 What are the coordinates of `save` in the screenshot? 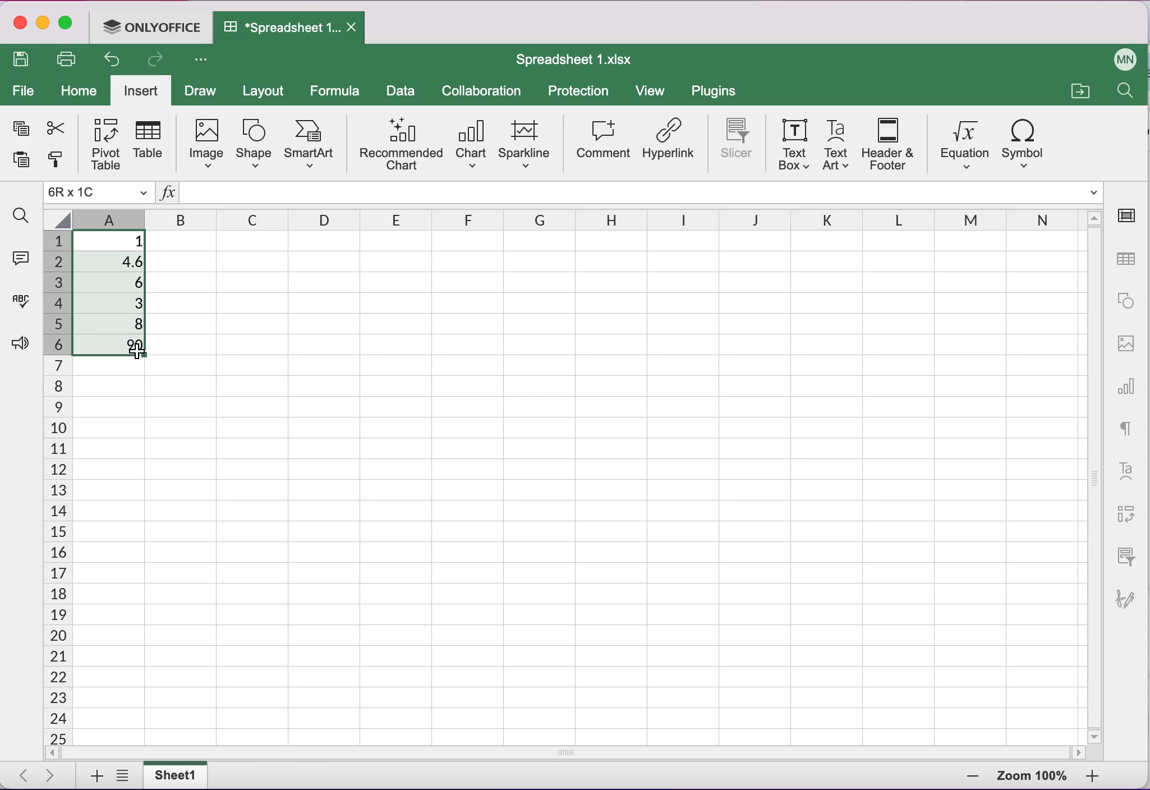 It's located at (20, 60).